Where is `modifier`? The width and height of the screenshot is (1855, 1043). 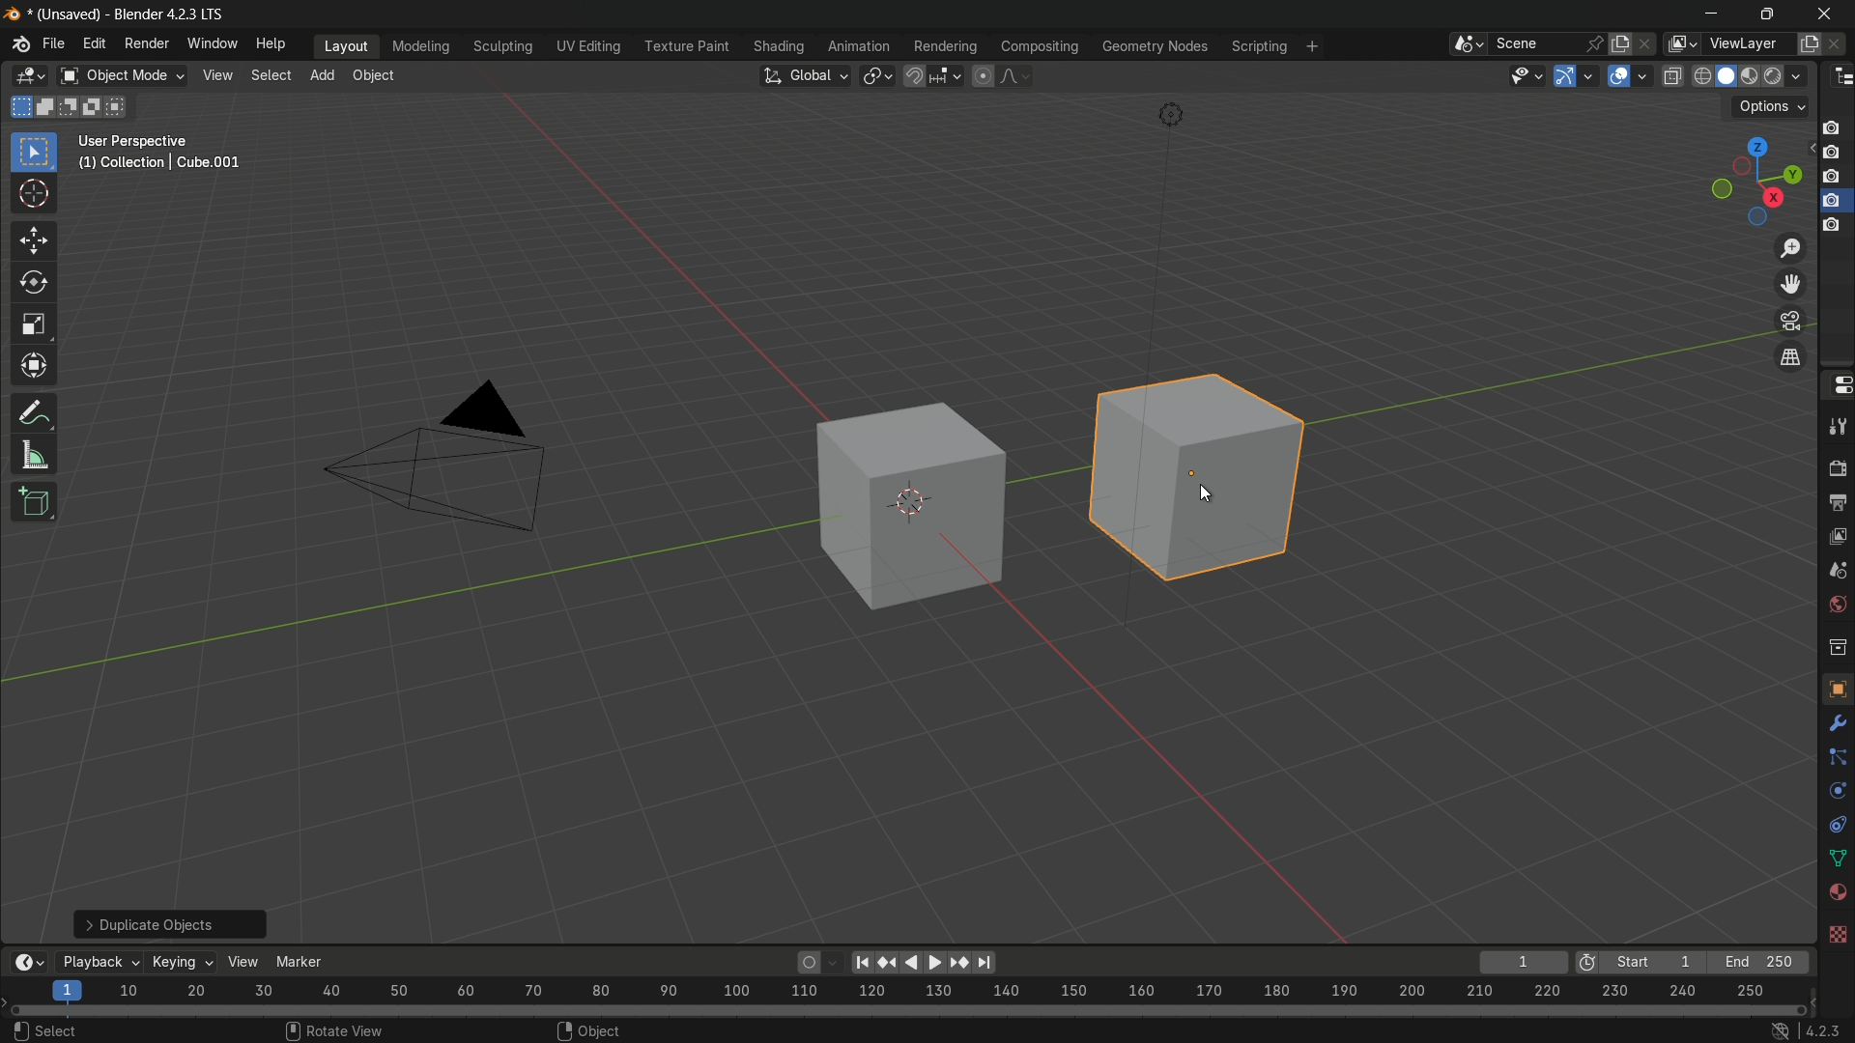 modifier is located at coordinates (1837, 719).